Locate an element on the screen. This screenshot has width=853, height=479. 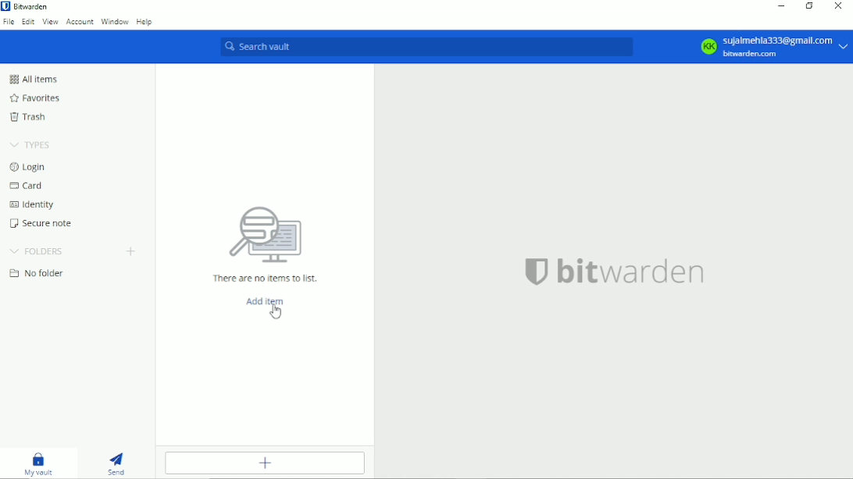
Trash is located at coordinates (27, 116).